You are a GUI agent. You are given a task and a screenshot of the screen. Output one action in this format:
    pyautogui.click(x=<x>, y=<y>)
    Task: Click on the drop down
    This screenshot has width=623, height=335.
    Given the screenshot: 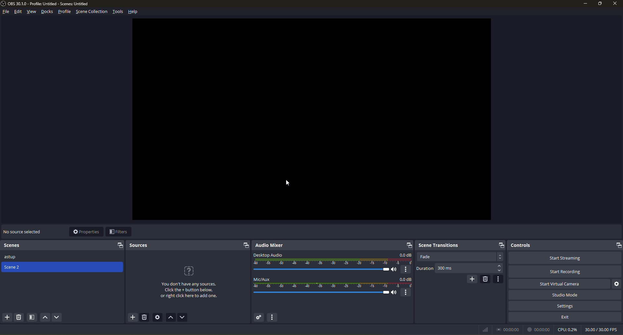 What is the action you would take?
    pyautogui.click(x=500, y=257)
    